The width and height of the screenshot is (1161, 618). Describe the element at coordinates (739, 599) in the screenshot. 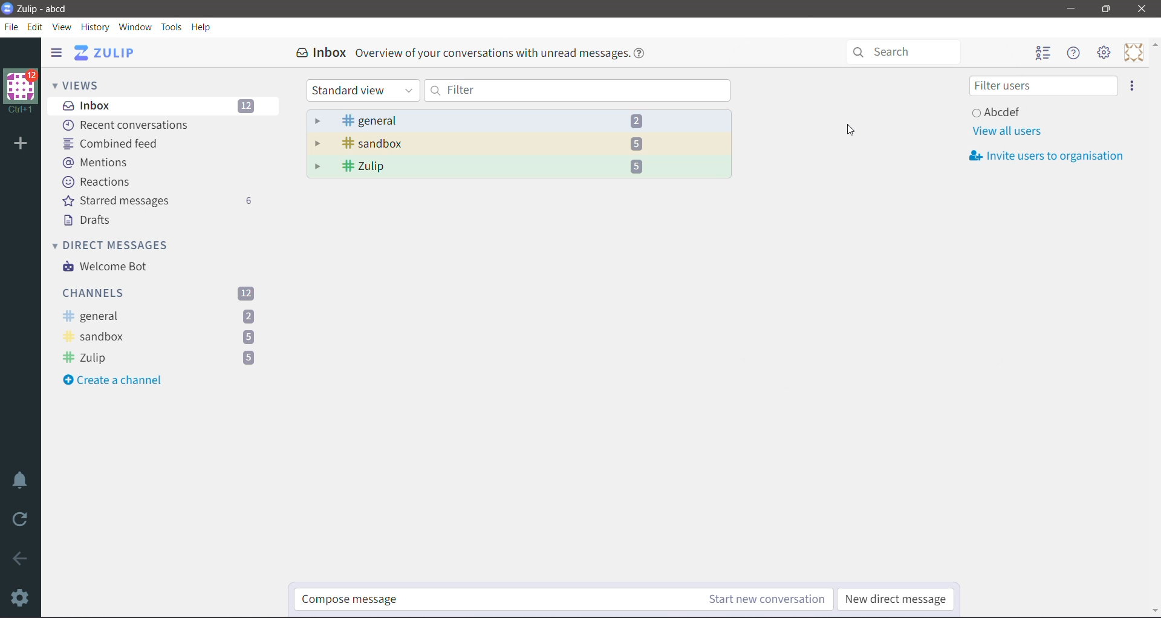

I see `Start new conversation` at that location.